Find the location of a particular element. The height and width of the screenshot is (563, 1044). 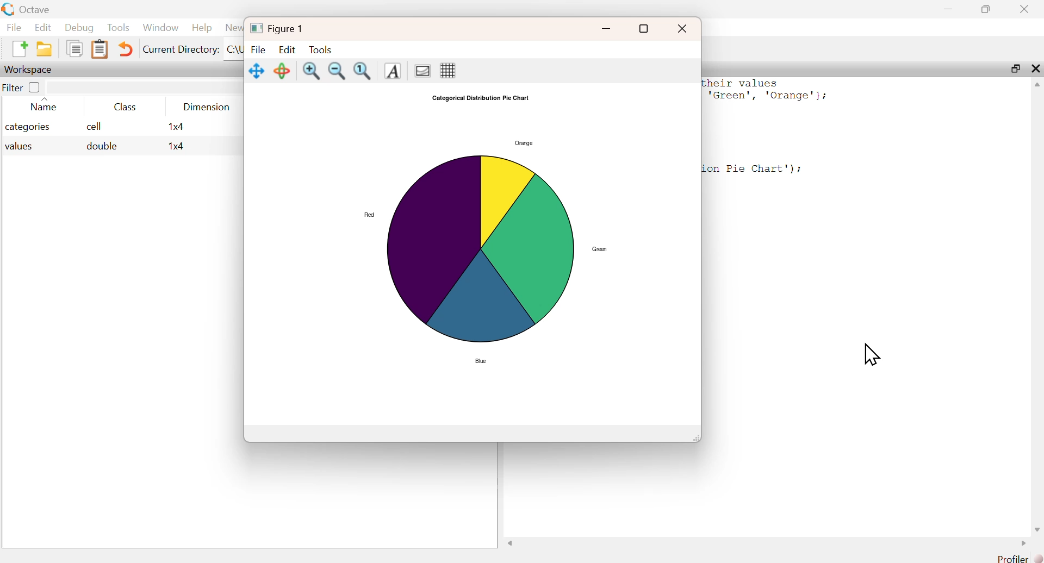

maximize is located at coordinates (985, 9).